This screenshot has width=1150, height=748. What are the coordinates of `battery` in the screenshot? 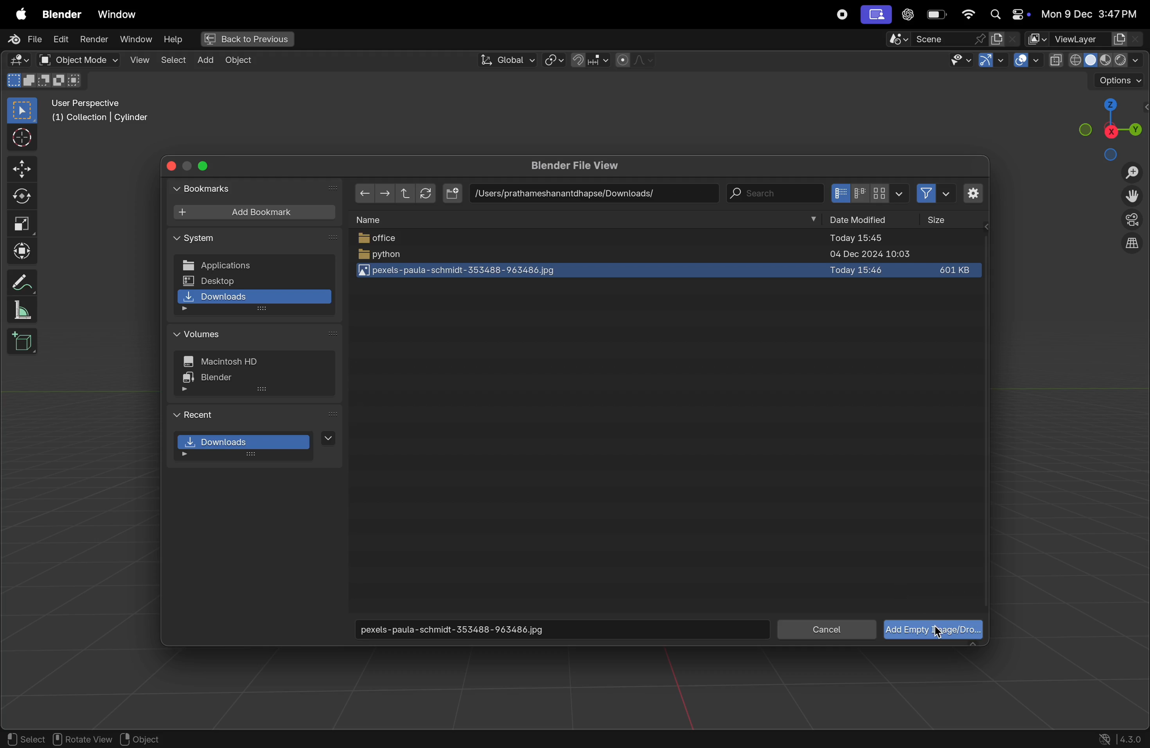 It's located at (937, 14).